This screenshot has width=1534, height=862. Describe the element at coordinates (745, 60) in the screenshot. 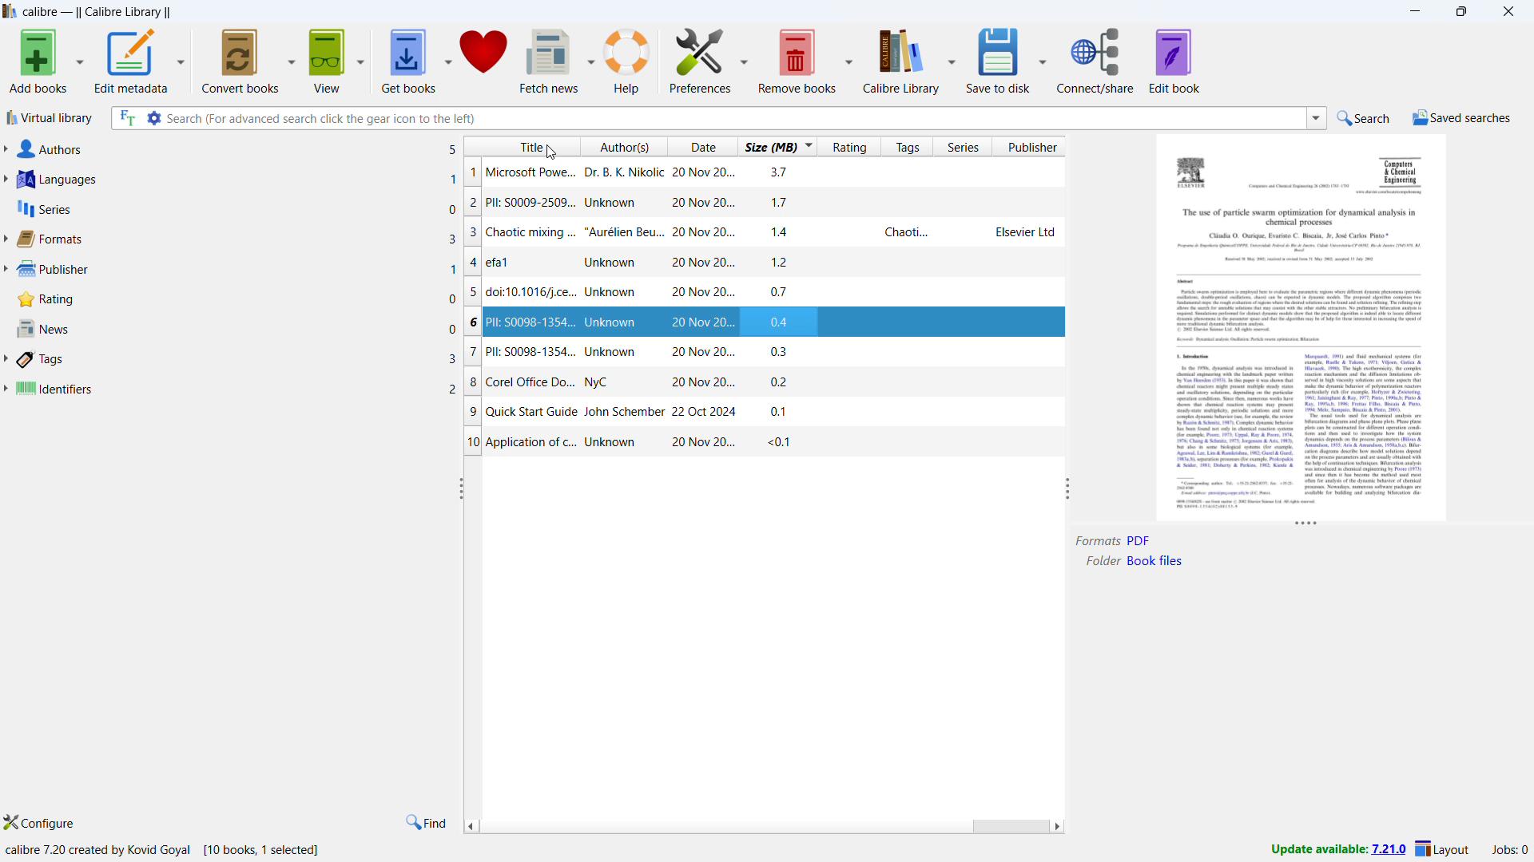

I see `preferences options` at that location.